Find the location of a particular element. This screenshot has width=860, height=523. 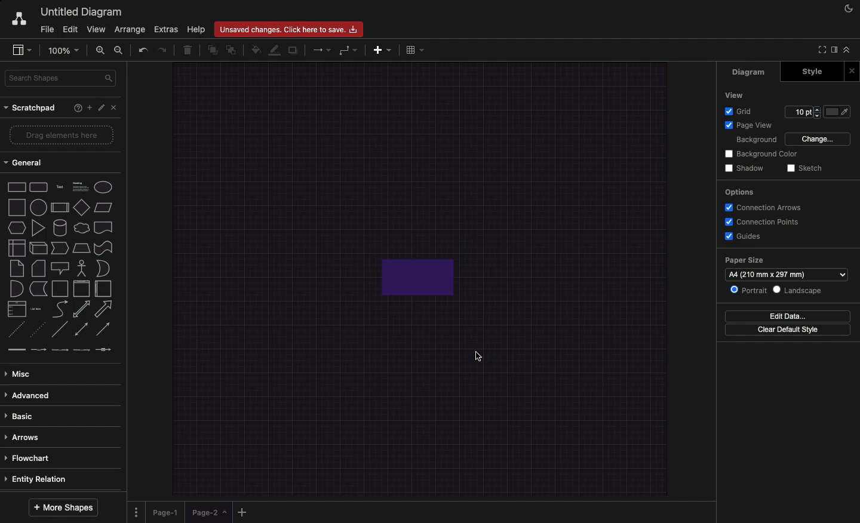

Zoom out is located at coordinates (119, 51).